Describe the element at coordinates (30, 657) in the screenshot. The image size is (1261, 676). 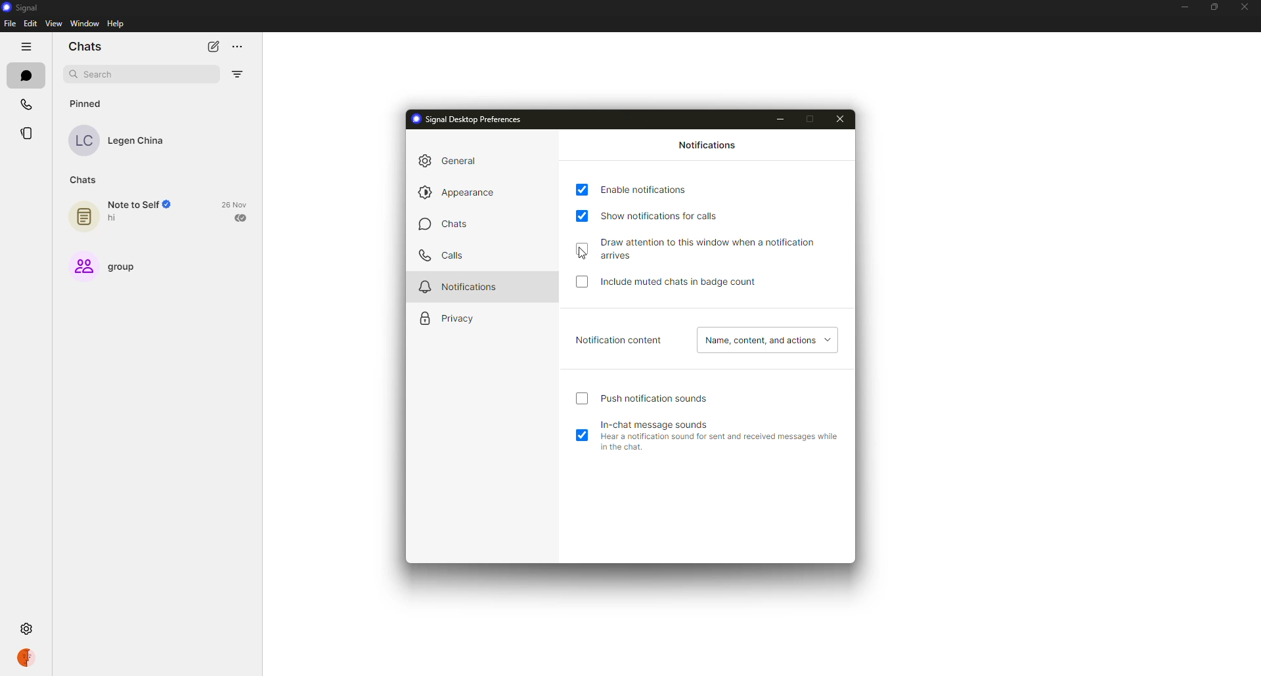
I see `profile` at that location.